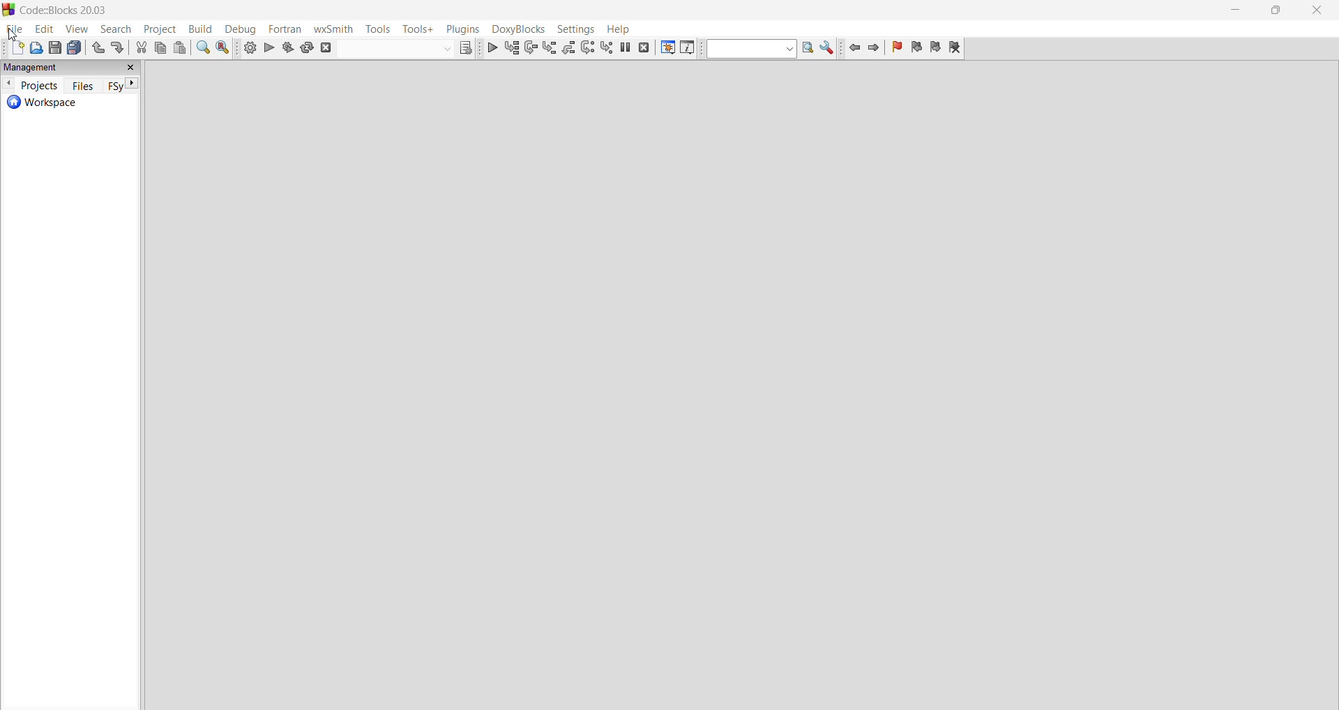 This screenshot has width=1339, height=710. I want to click on next, so click(133, 84).